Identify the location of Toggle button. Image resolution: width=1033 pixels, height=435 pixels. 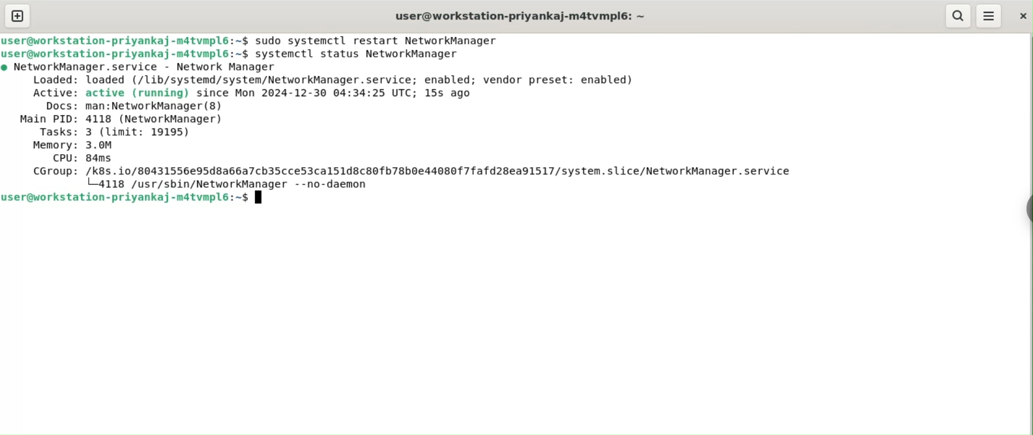
(1024, 211).